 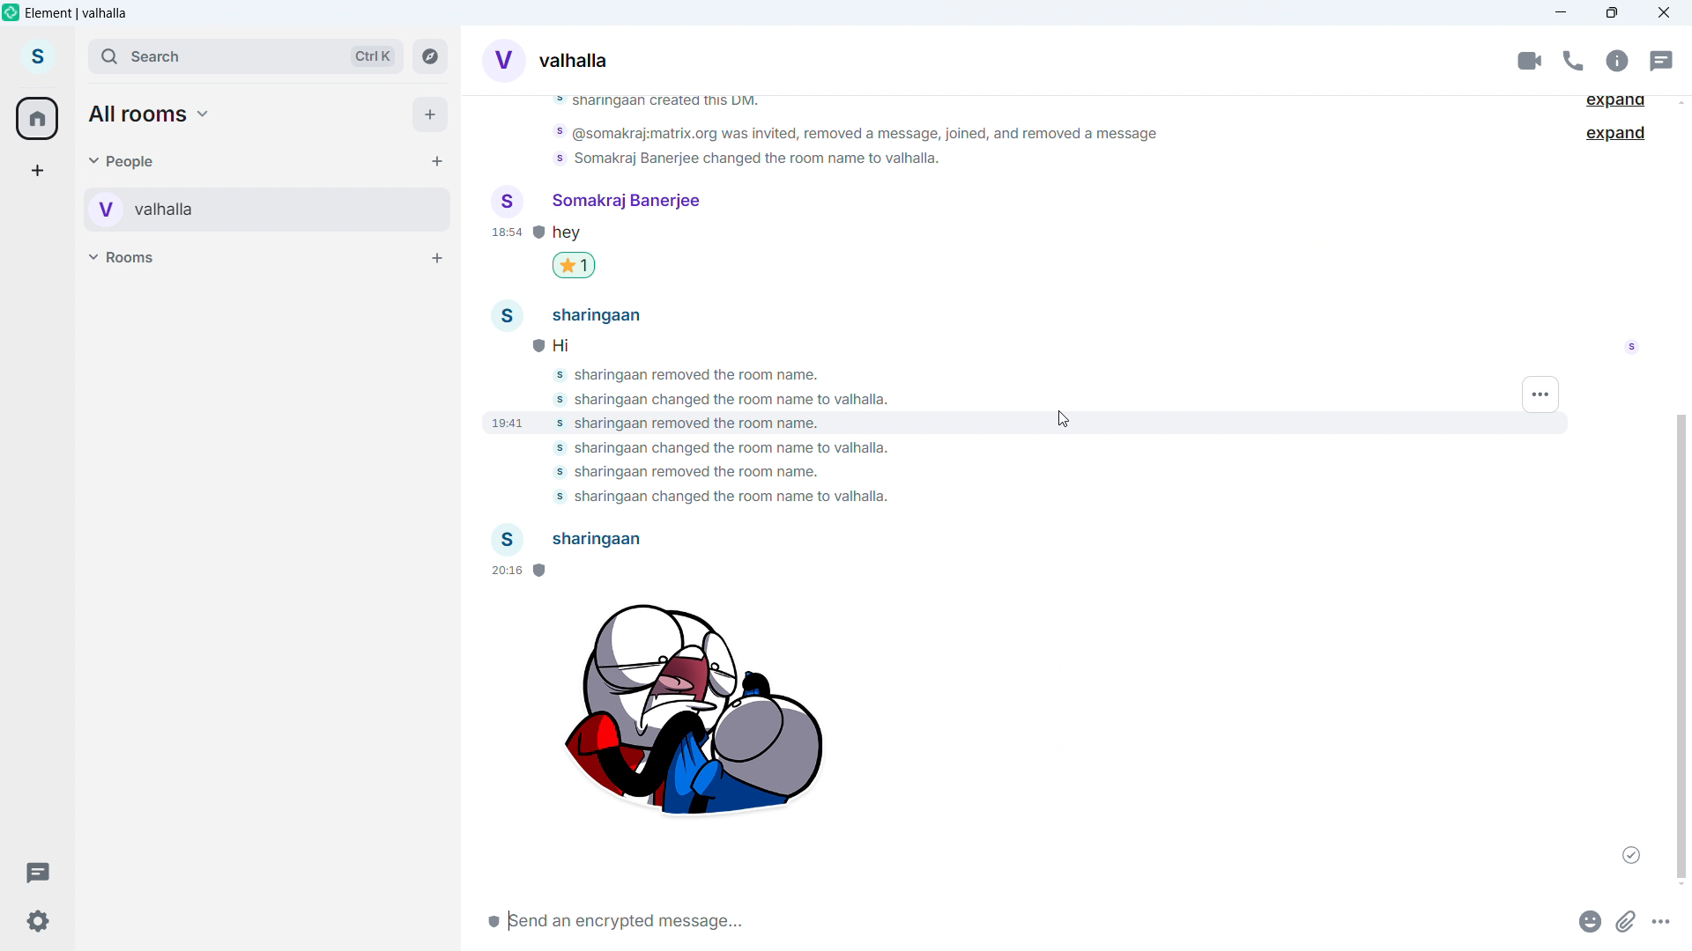 What do you see at coordinates (583, 343) in the screenshot?
I see `Hi` at bounding box center [583, 343].